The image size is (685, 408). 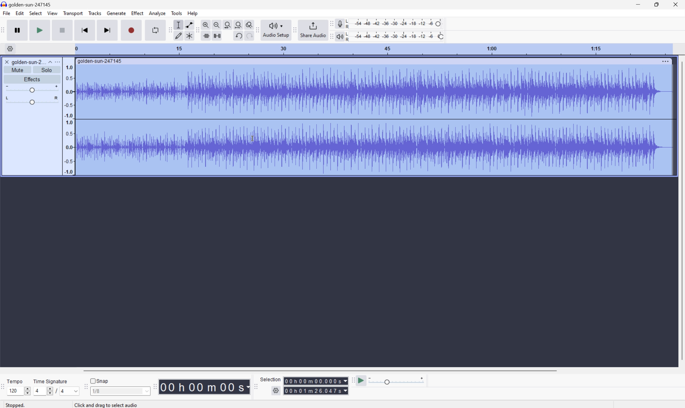 What do you see at coordinates (19, 30) in the screenshot?
I see `Pause` at bounding box center [19, 30].